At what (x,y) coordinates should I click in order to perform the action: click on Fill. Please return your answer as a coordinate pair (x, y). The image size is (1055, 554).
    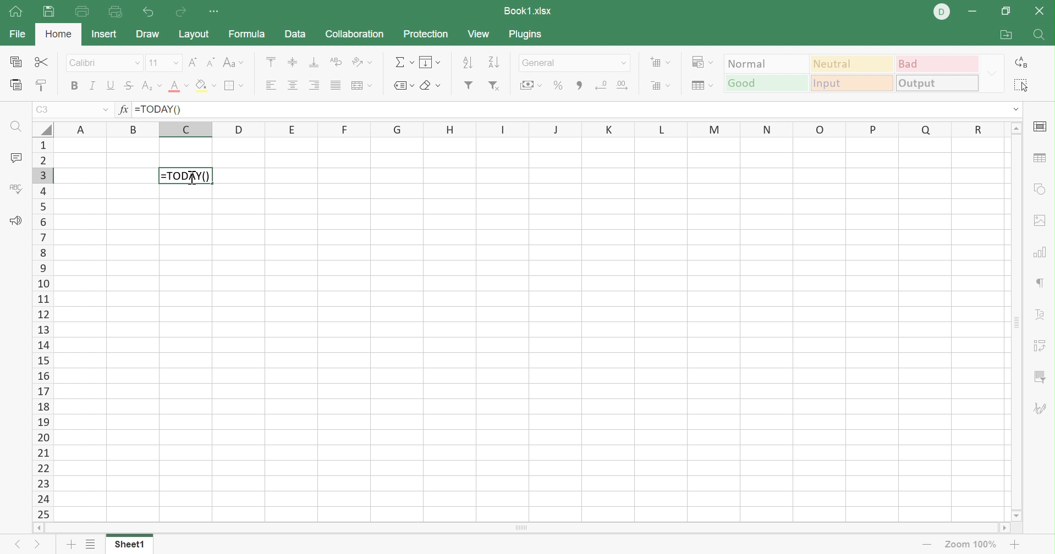
    Looking at the image, I should click on (430, 63).